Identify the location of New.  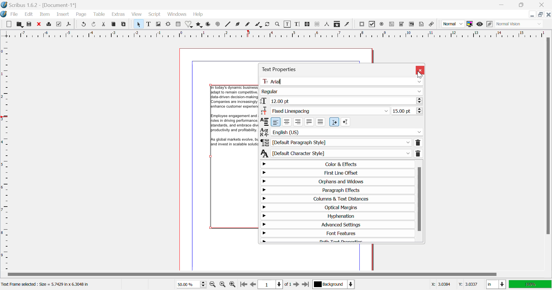
(9, 23).